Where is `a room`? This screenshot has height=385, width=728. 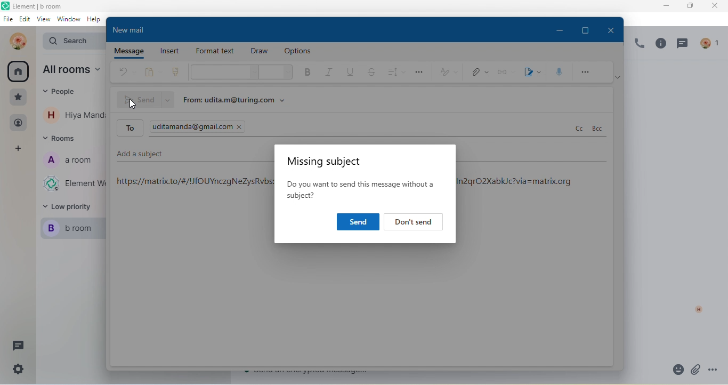 a room is located at coordinates (69, 163).